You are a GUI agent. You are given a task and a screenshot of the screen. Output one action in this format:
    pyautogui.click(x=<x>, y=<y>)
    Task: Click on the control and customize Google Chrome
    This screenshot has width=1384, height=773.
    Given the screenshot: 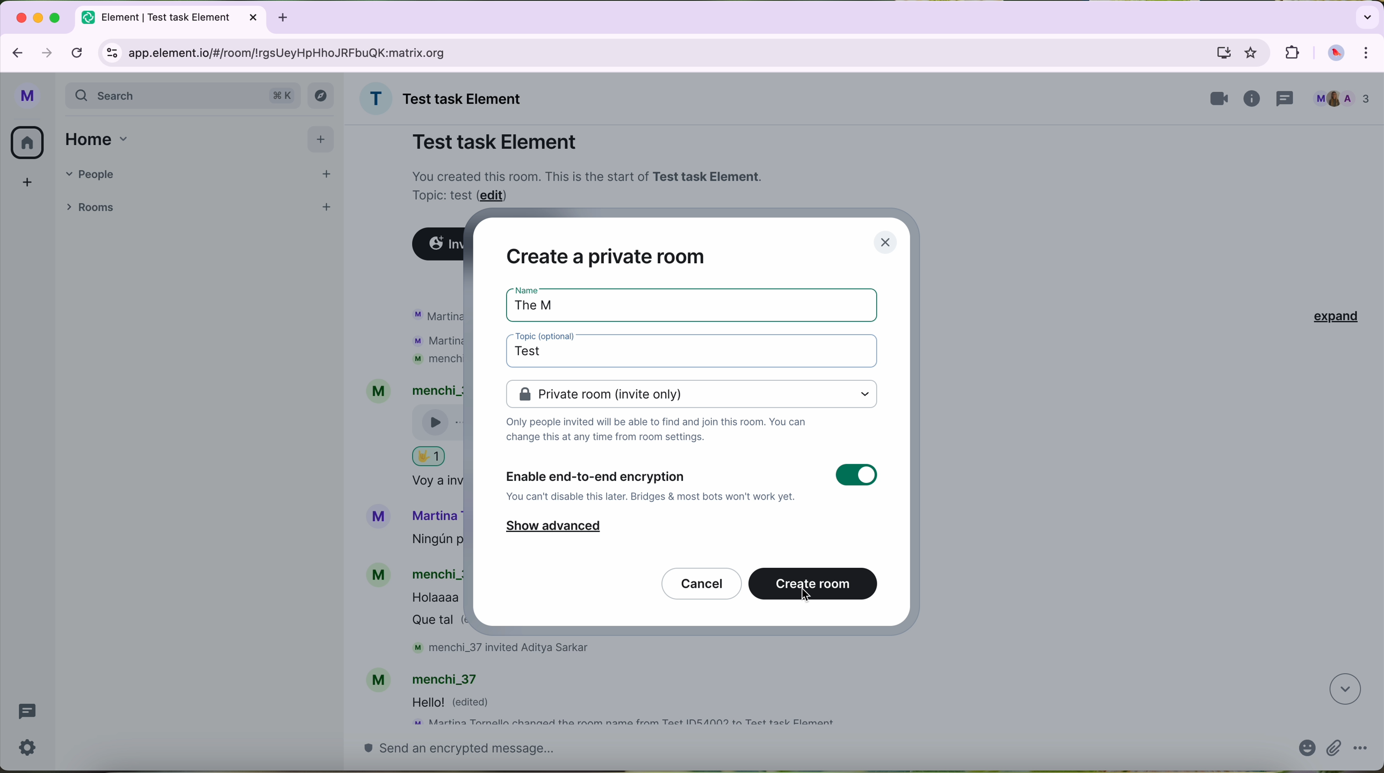 What is the action you would take?
    pyautogui.click(x=1372, y=53)
    